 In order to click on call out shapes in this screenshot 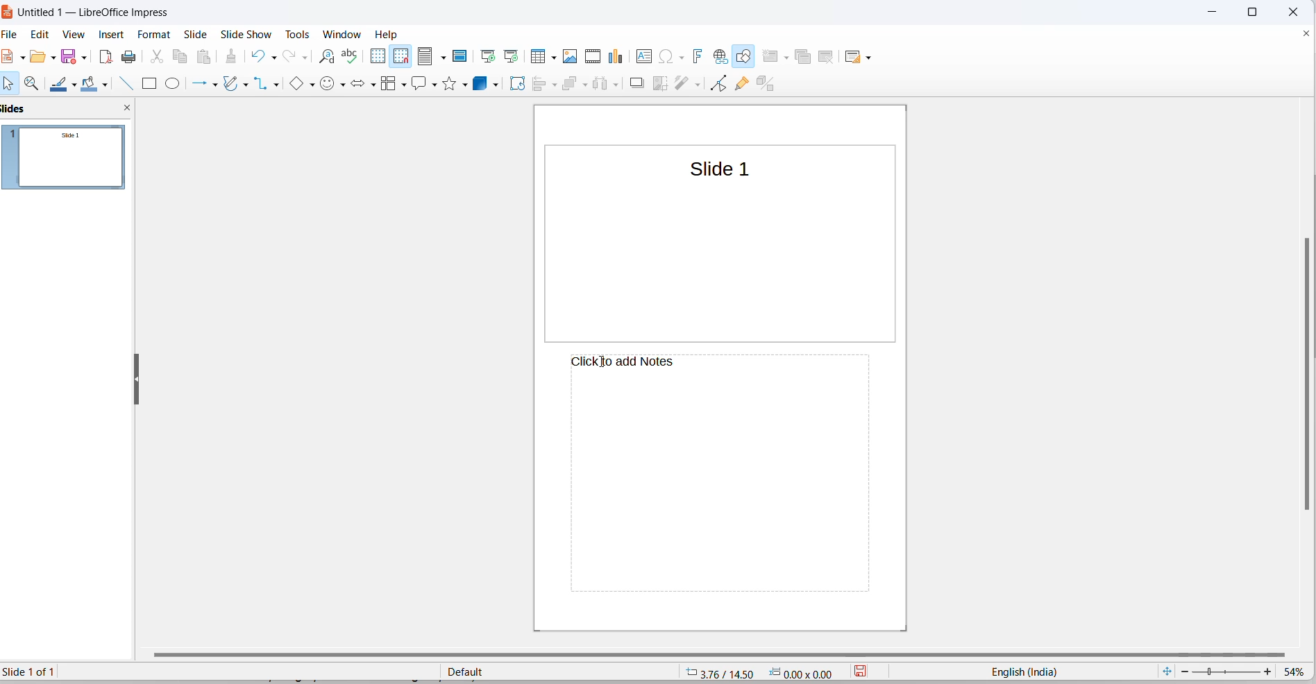, I will do `click(420, 85)`.